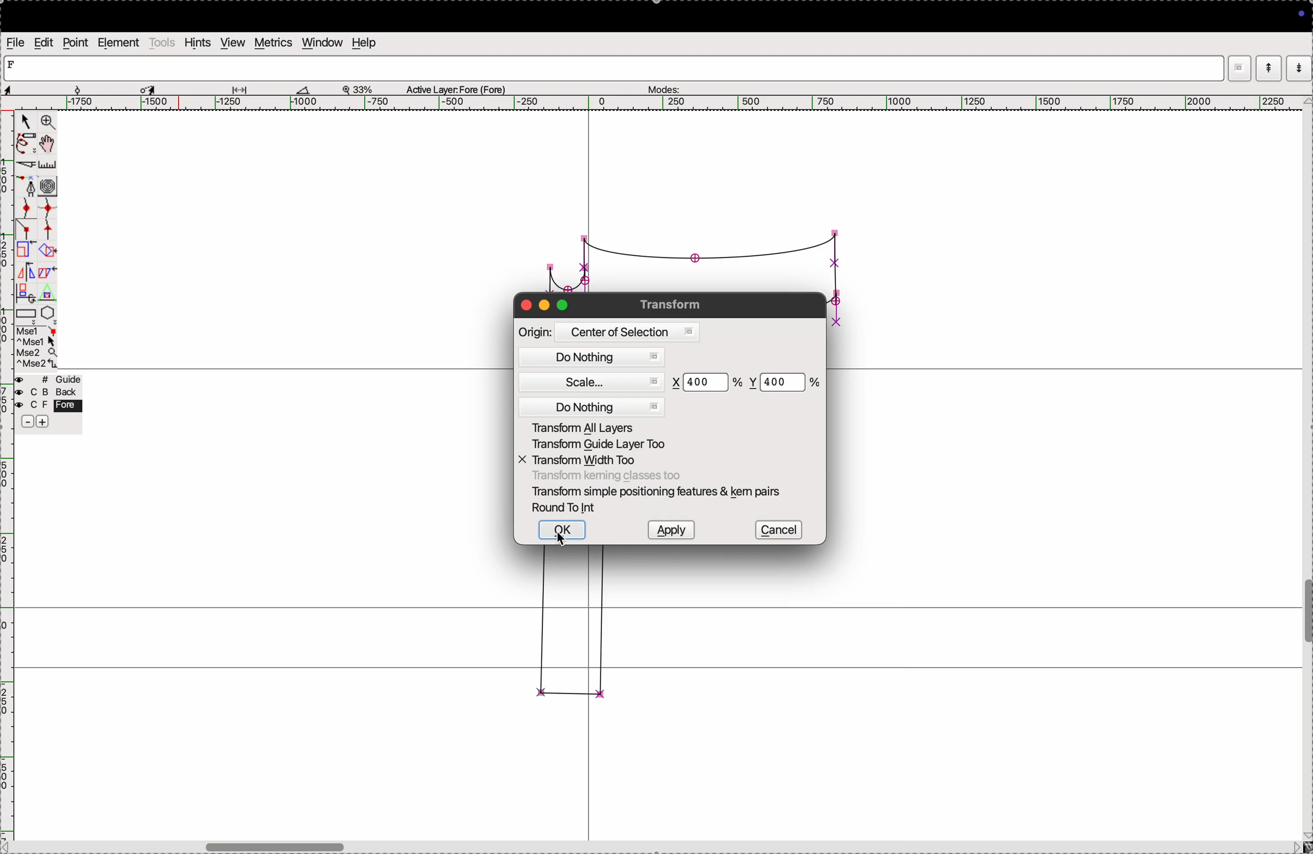 Image resolution: width=1313 pixels, height=854 pixels. I want to click on cancel, so click(778, 529).